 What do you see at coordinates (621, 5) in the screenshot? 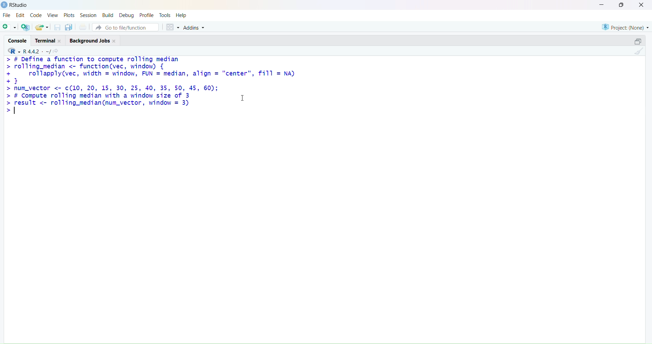
I see `maximise` at bounding box center [621, 5].